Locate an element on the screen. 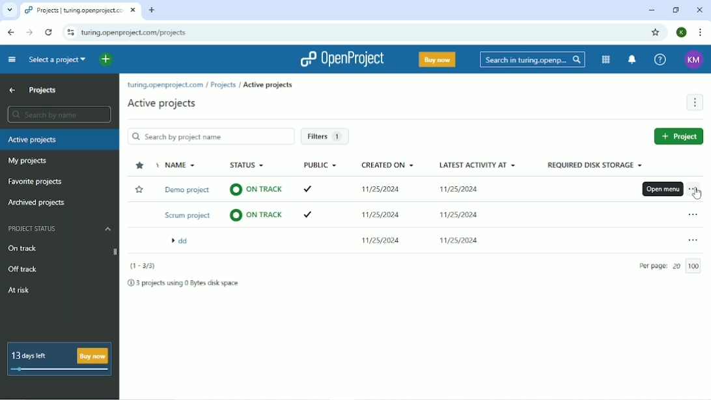 The width and height of the screenshot is (711, 400). 11/25/2024 is located at coordinates (459, 242).